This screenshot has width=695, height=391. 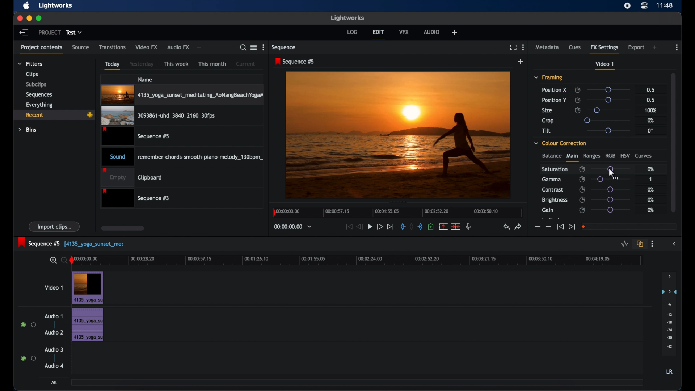 I want to click on slider, so click(x=611, y=210).